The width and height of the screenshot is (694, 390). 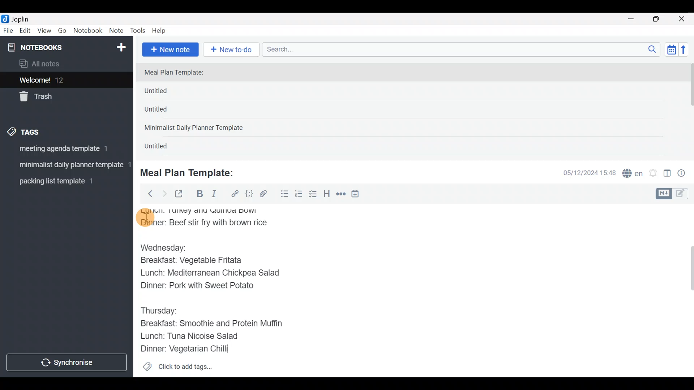 What do you see at coordinates (314, 195) in the screenshot?
I see `Checkbox` at bounding box center [314, 195].